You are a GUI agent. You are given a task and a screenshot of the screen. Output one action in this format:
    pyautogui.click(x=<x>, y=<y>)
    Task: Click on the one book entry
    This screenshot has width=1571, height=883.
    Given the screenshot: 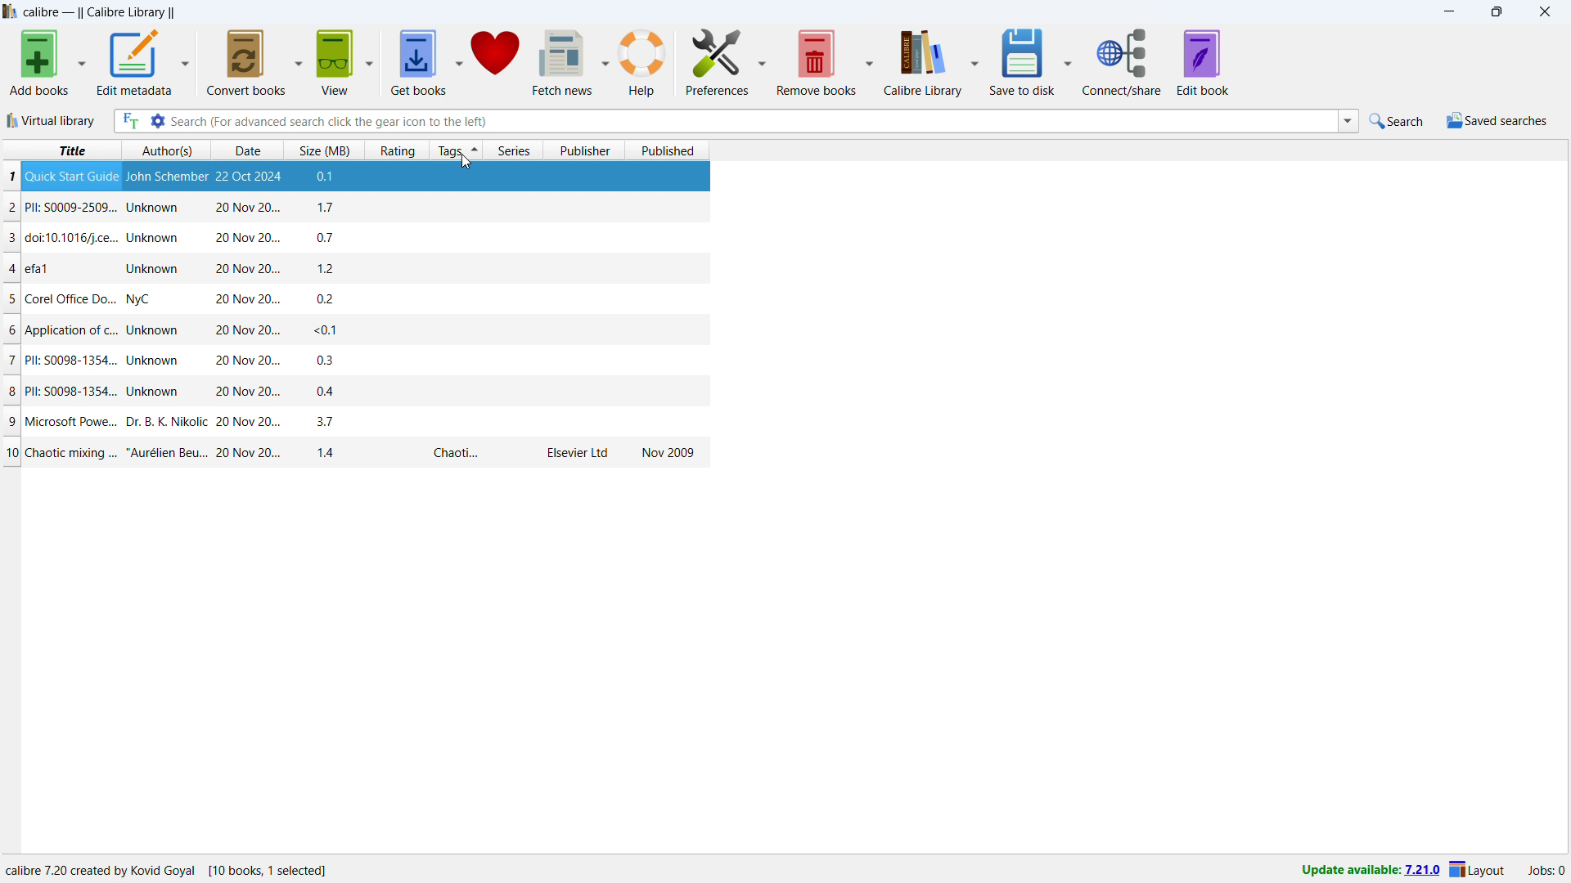 What is the action you would take?
    pyautogui.click(x=354, y=298)
    